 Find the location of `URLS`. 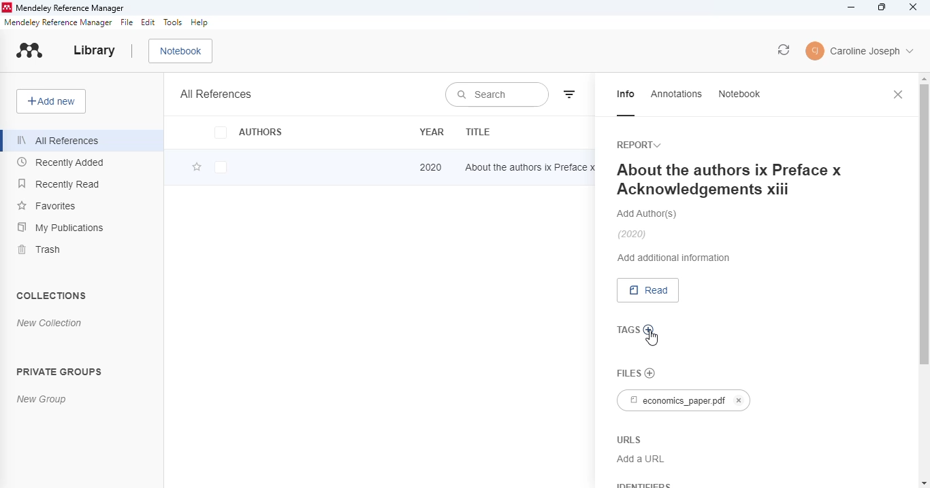

URLS is located at coordinates (628, 440).